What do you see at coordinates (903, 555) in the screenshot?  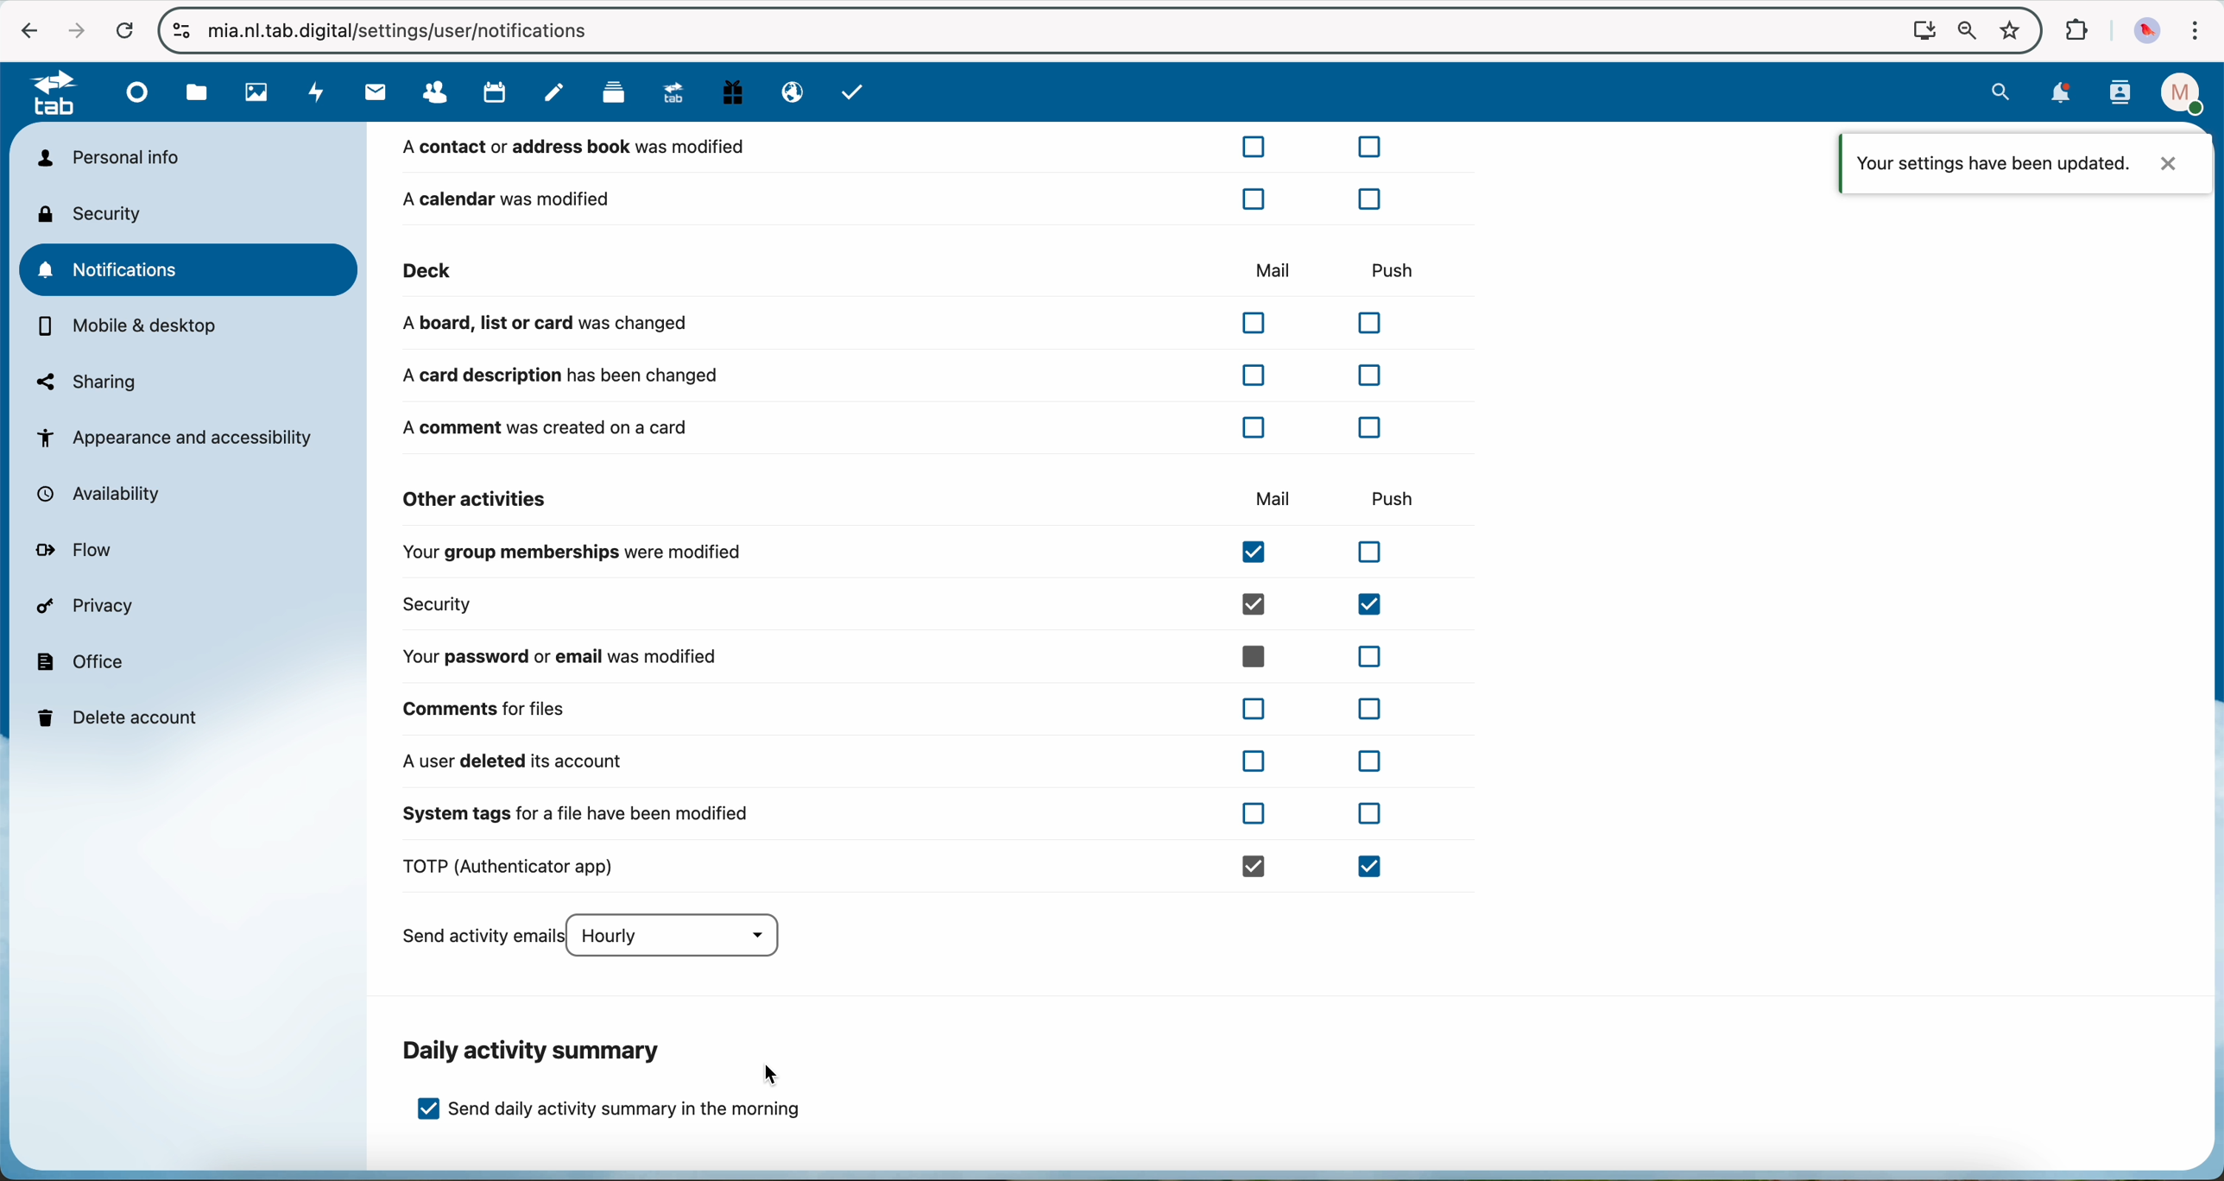 I see `your group memberships were modified` at bounding box center [903, 555].